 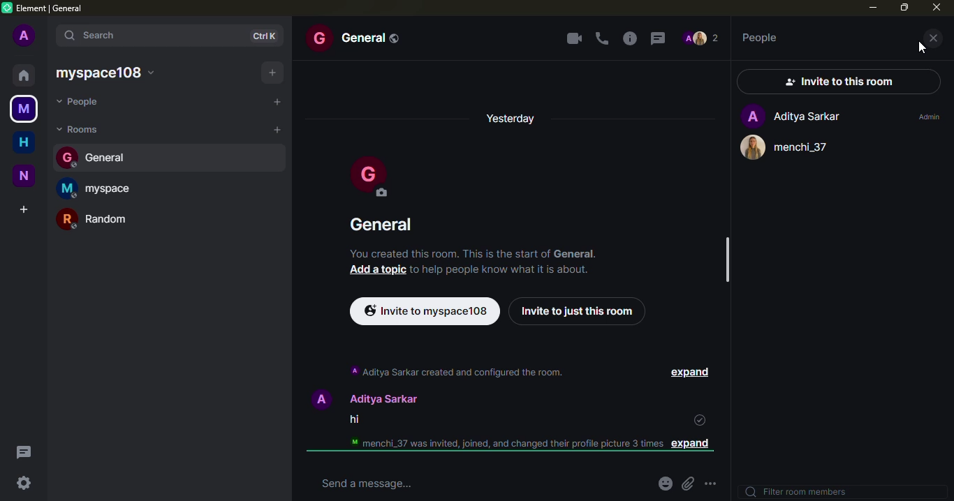 I want to click on to help people know what it is about., so click(x=501, y=269).